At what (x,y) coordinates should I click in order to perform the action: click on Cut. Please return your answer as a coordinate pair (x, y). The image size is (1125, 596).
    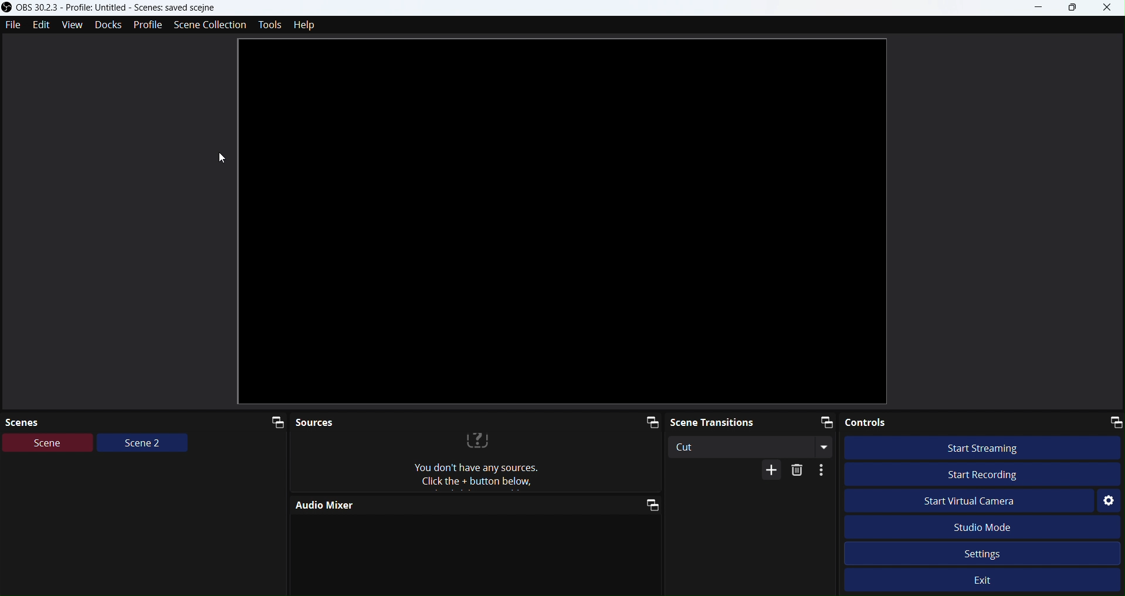
    Looking at the image, I should click on (754, 446).